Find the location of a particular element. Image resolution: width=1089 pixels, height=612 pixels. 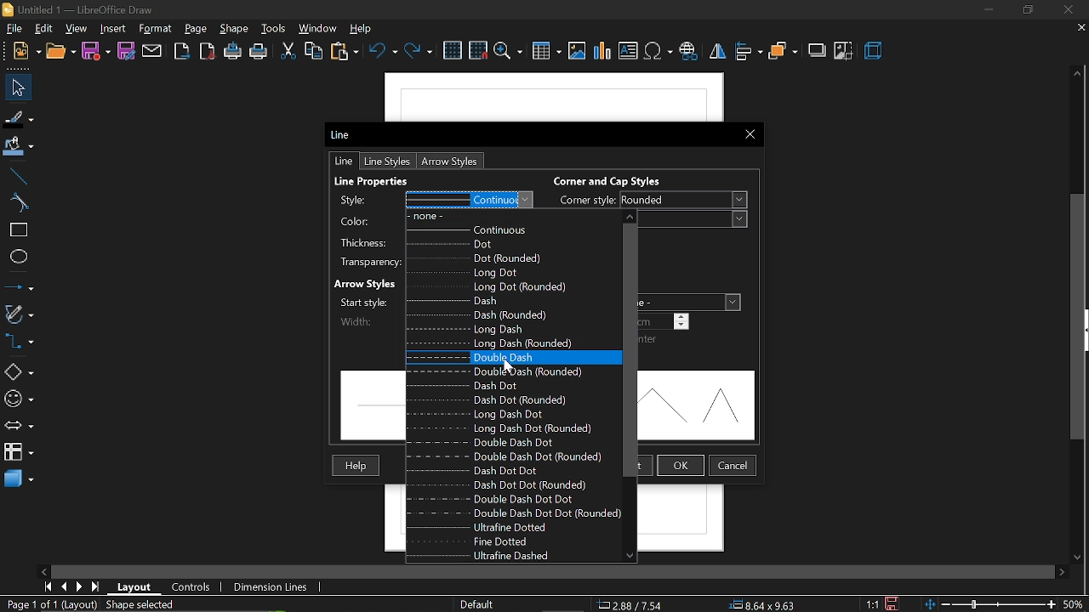

next page is located at coordinates (80, 586).